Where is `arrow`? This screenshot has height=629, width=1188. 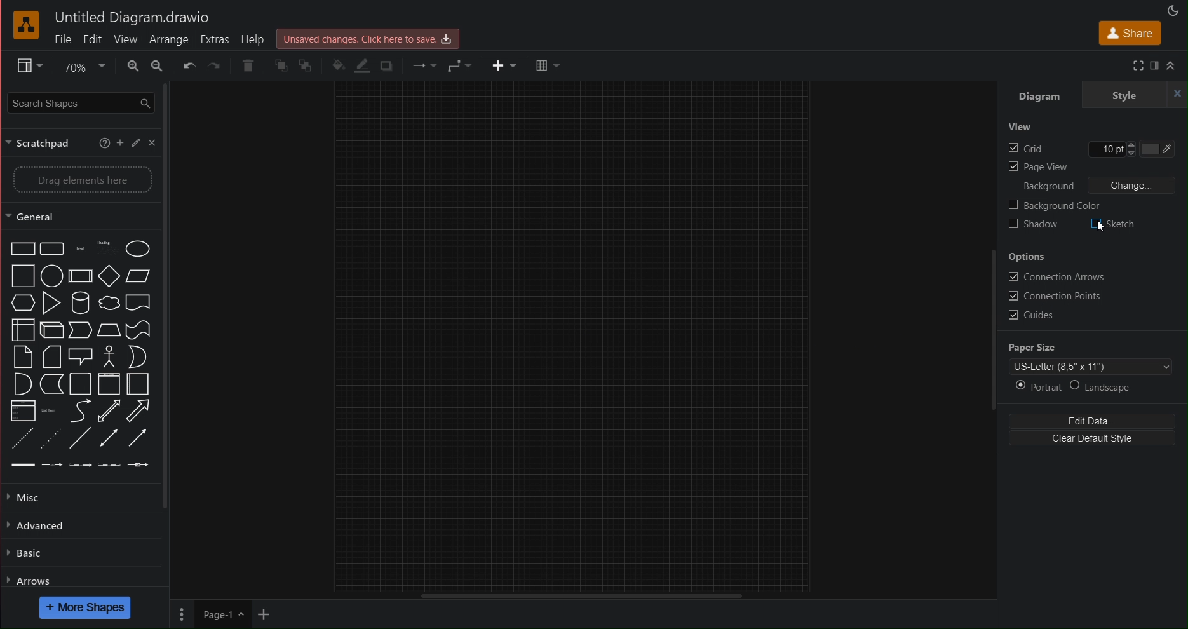 arrow is located at coordinates (137, 410).